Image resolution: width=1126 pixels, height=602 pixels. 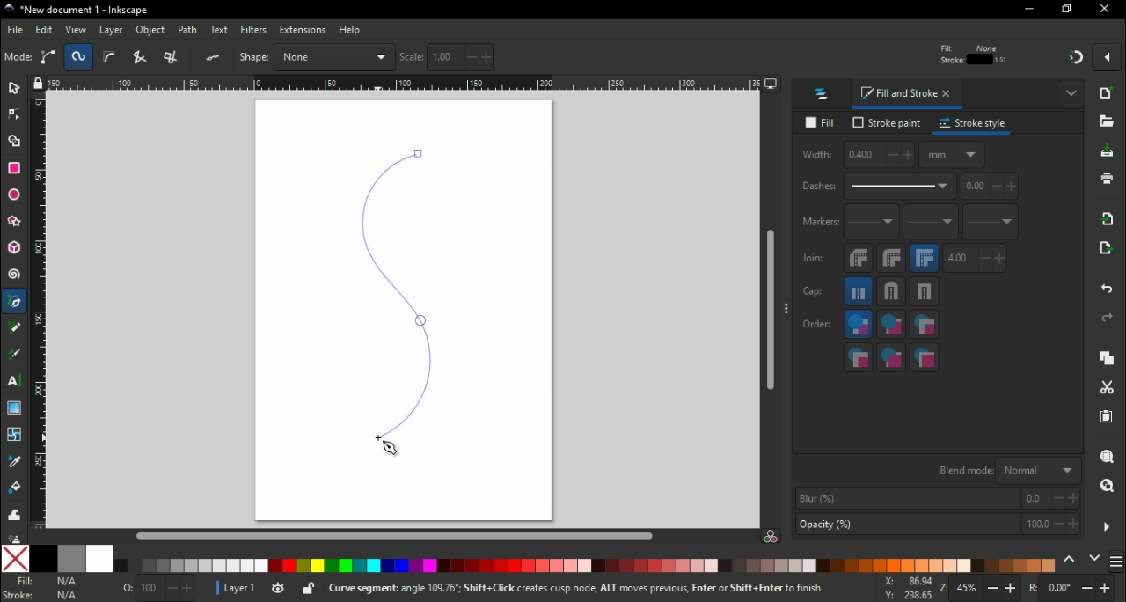 What do you see at coordinates (14, 356) in the screenshot?
I see `calligraphy tool` at bounding box center [14, 356].